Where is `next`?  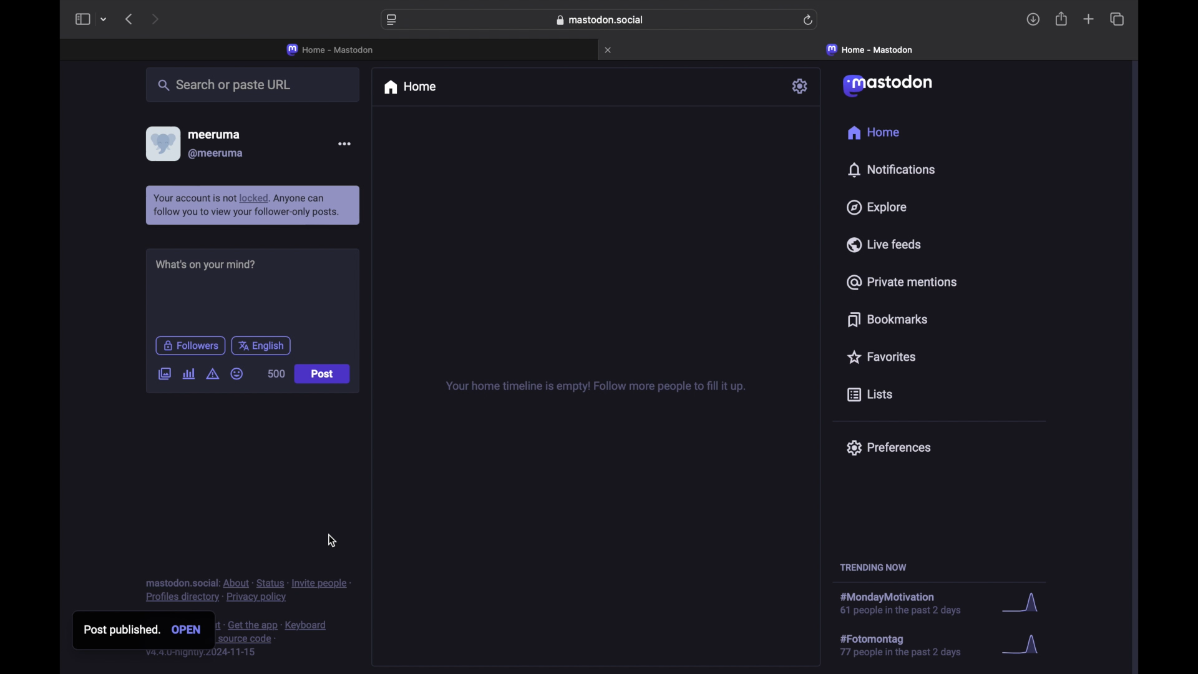 next is located at coordinates (157, 19).